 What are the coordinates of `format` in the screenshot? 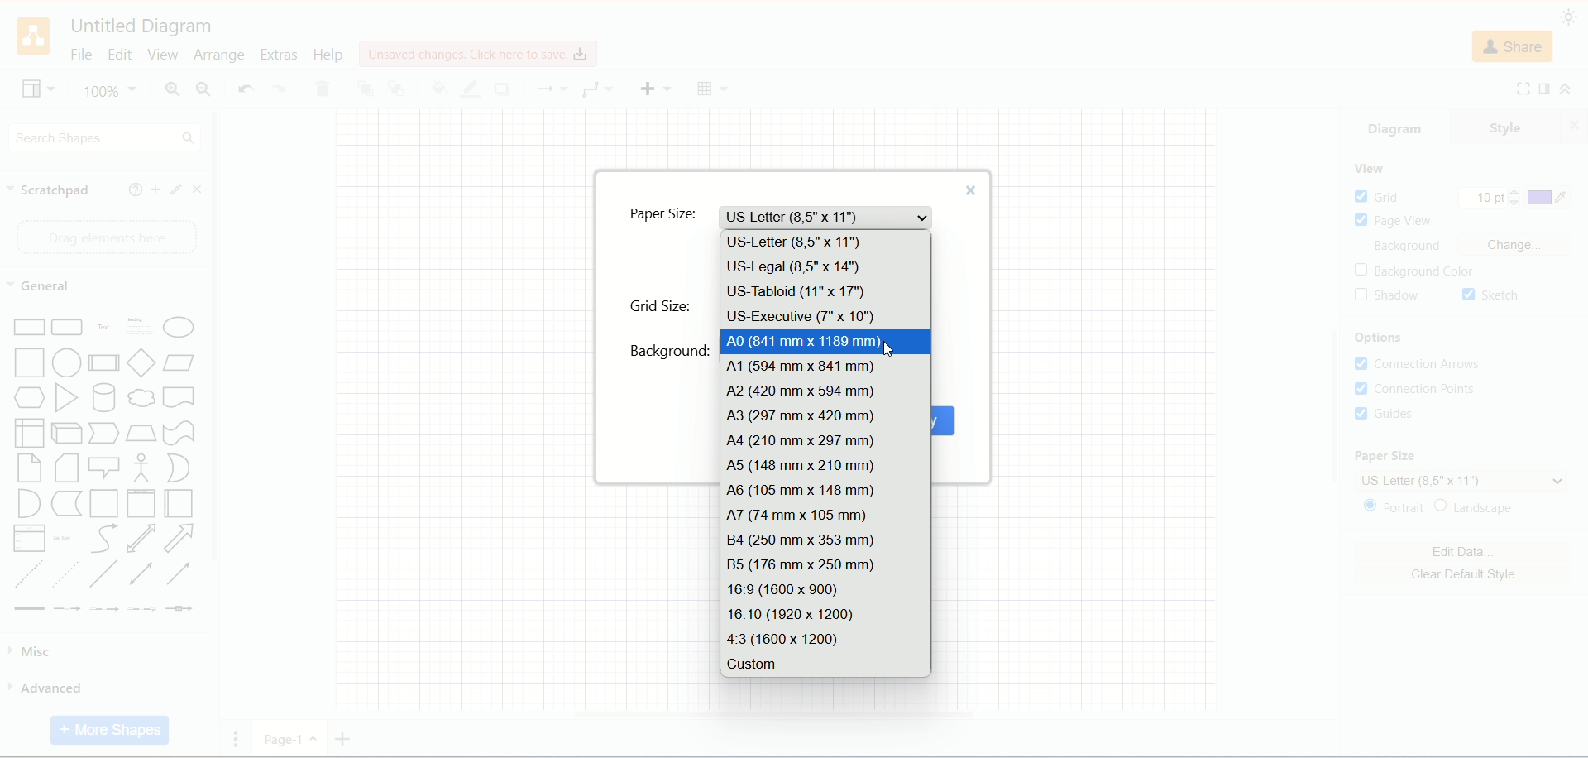 It's located at (1545, 89).